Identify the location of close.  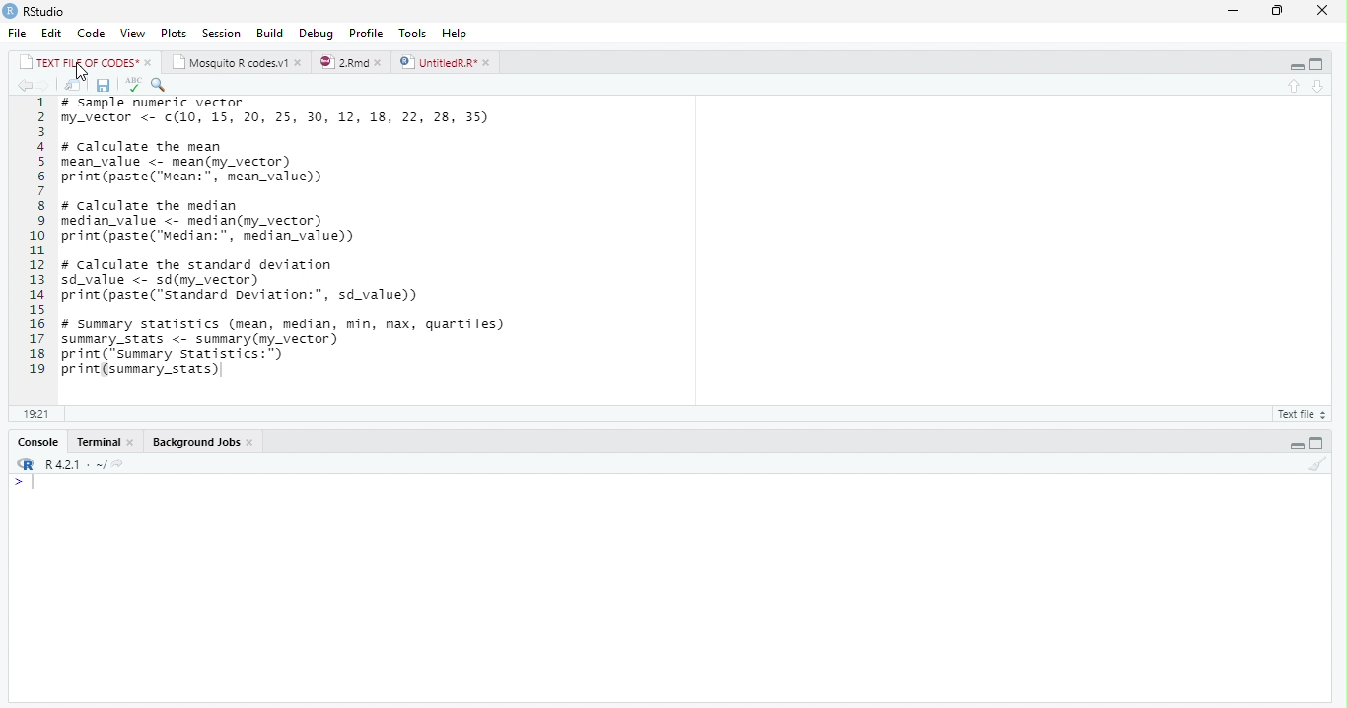
(150, 63).